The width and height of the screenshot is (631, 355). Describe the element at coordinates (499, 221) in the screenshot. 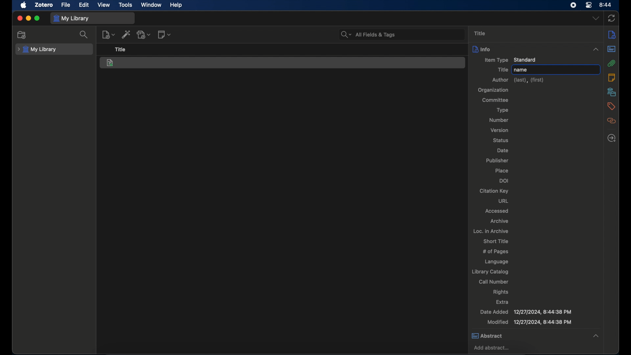

I see `archive` at that location.